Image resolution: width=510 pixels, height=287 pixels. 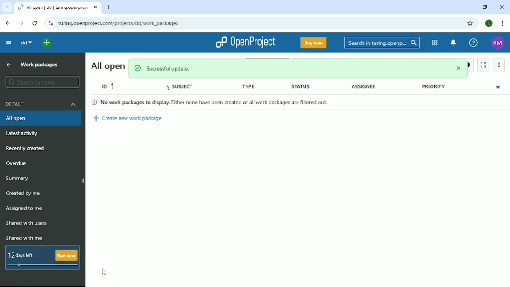 I want to click on Current tab, so click(x=57, y=8).